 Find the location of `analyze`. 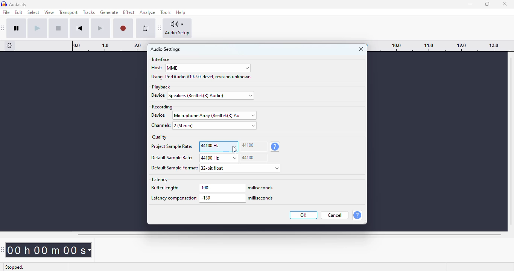

analyze is located at coordinates (148, 12).